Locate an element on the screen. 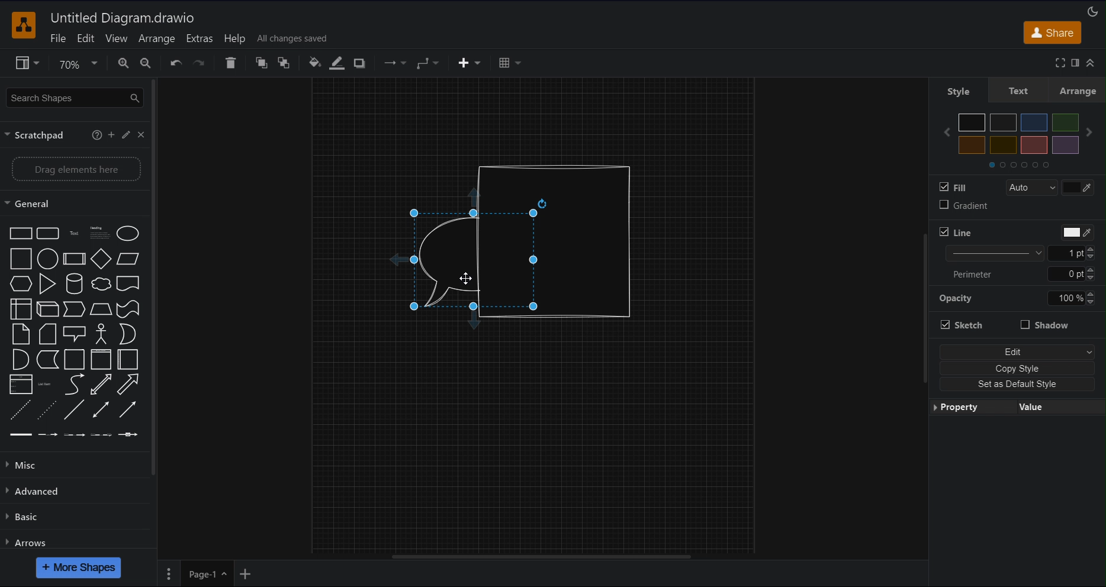 The width and height of the screenshot is (1106, 587). Collapse is located at coordinates (1091, 63).